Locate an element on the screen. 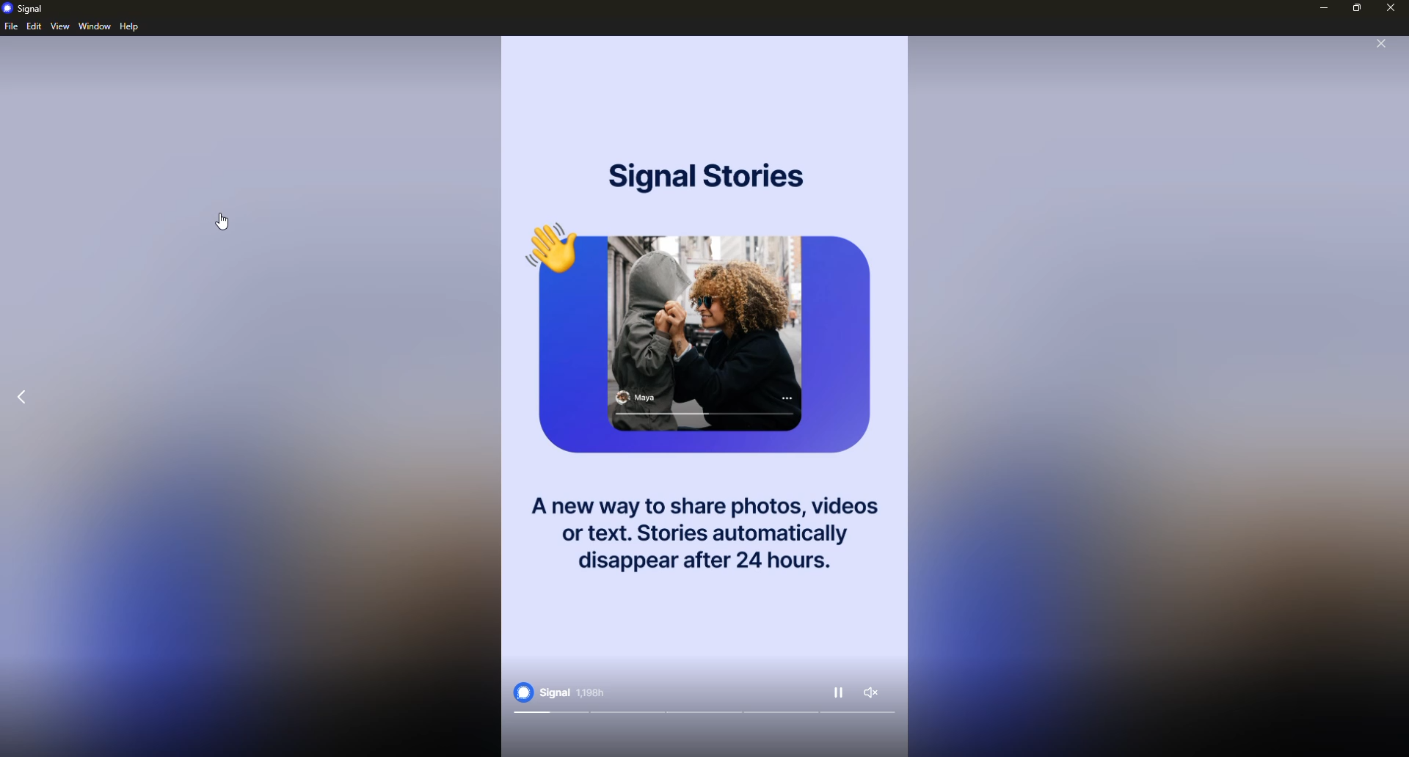  A new way to share photos, videos or text. Stories automatically disappear after 24 hours is located at coordinates (701, 528).